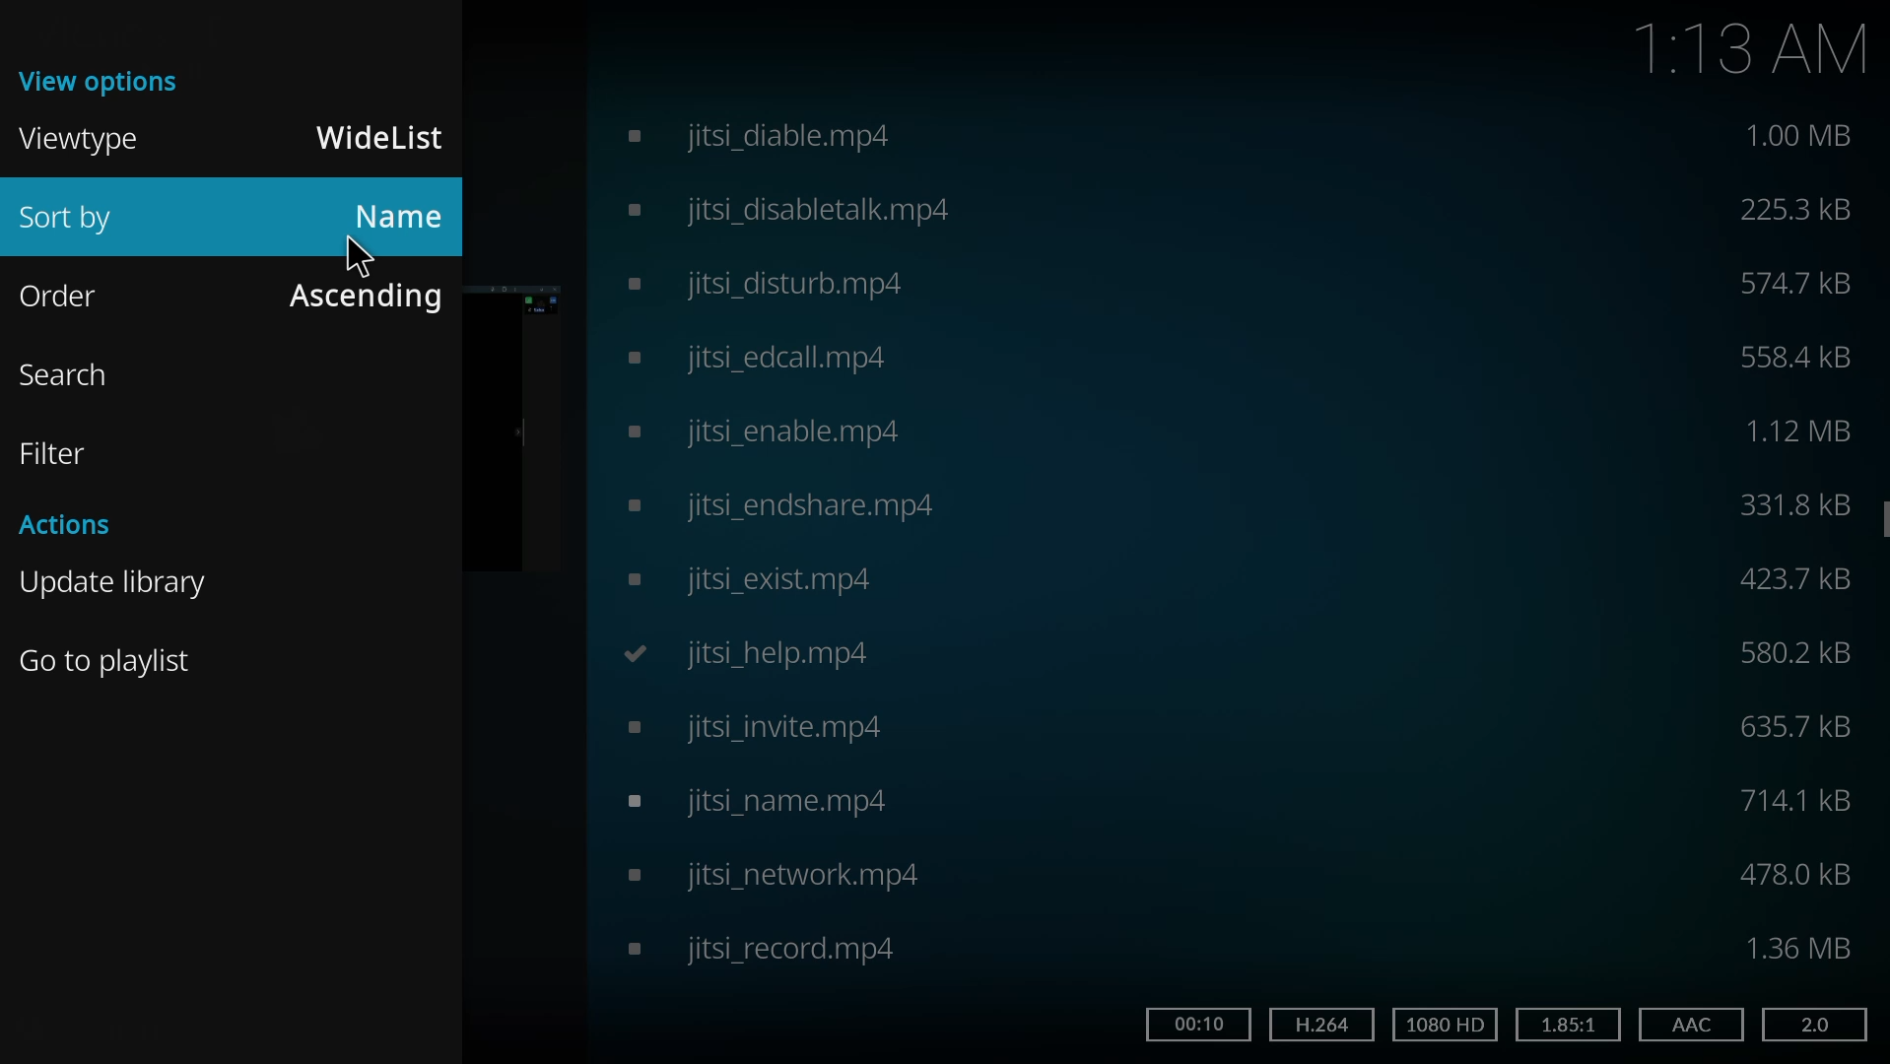  Describe the element at coordinates (79, 527) in the screenshot. I see `actions` at that location.